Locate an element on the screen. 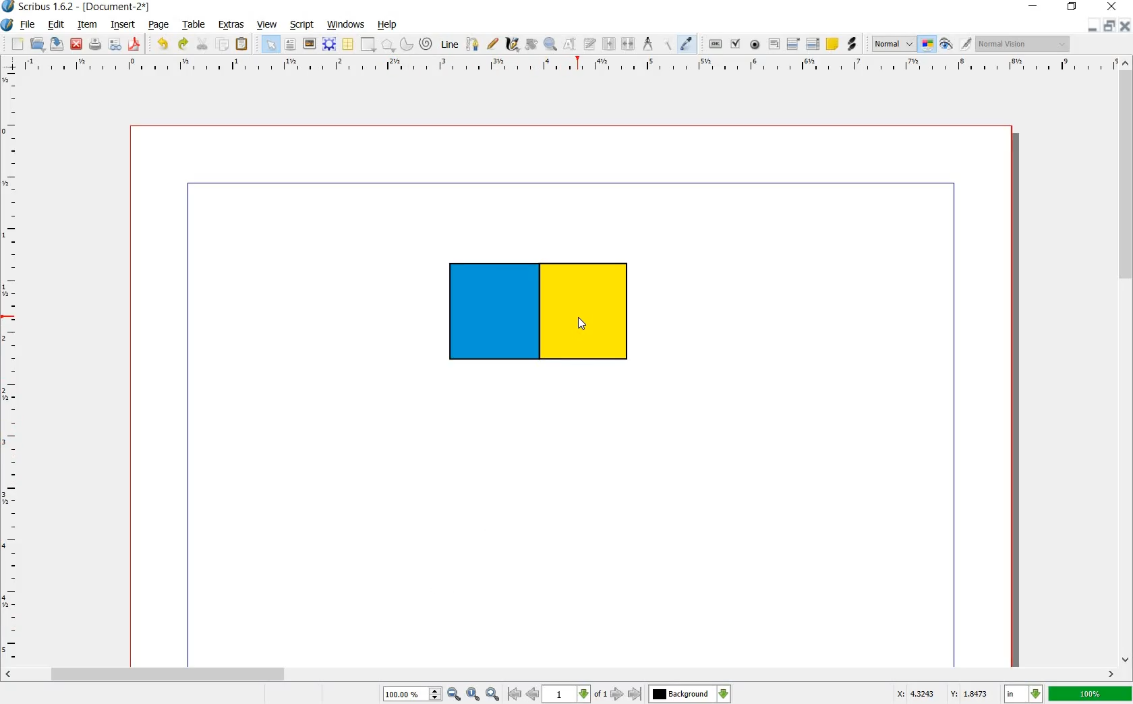  pdf list box is located at coordinates (813, 45).